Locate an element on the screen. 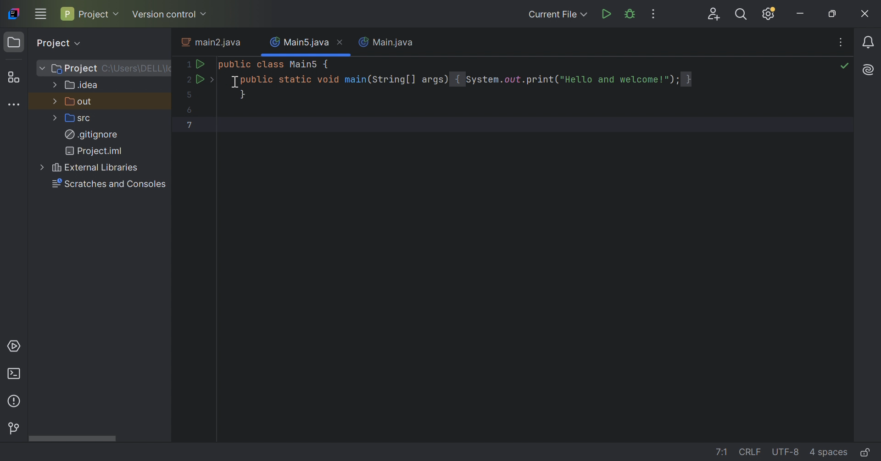  7 is located at coordinates (189, 155).